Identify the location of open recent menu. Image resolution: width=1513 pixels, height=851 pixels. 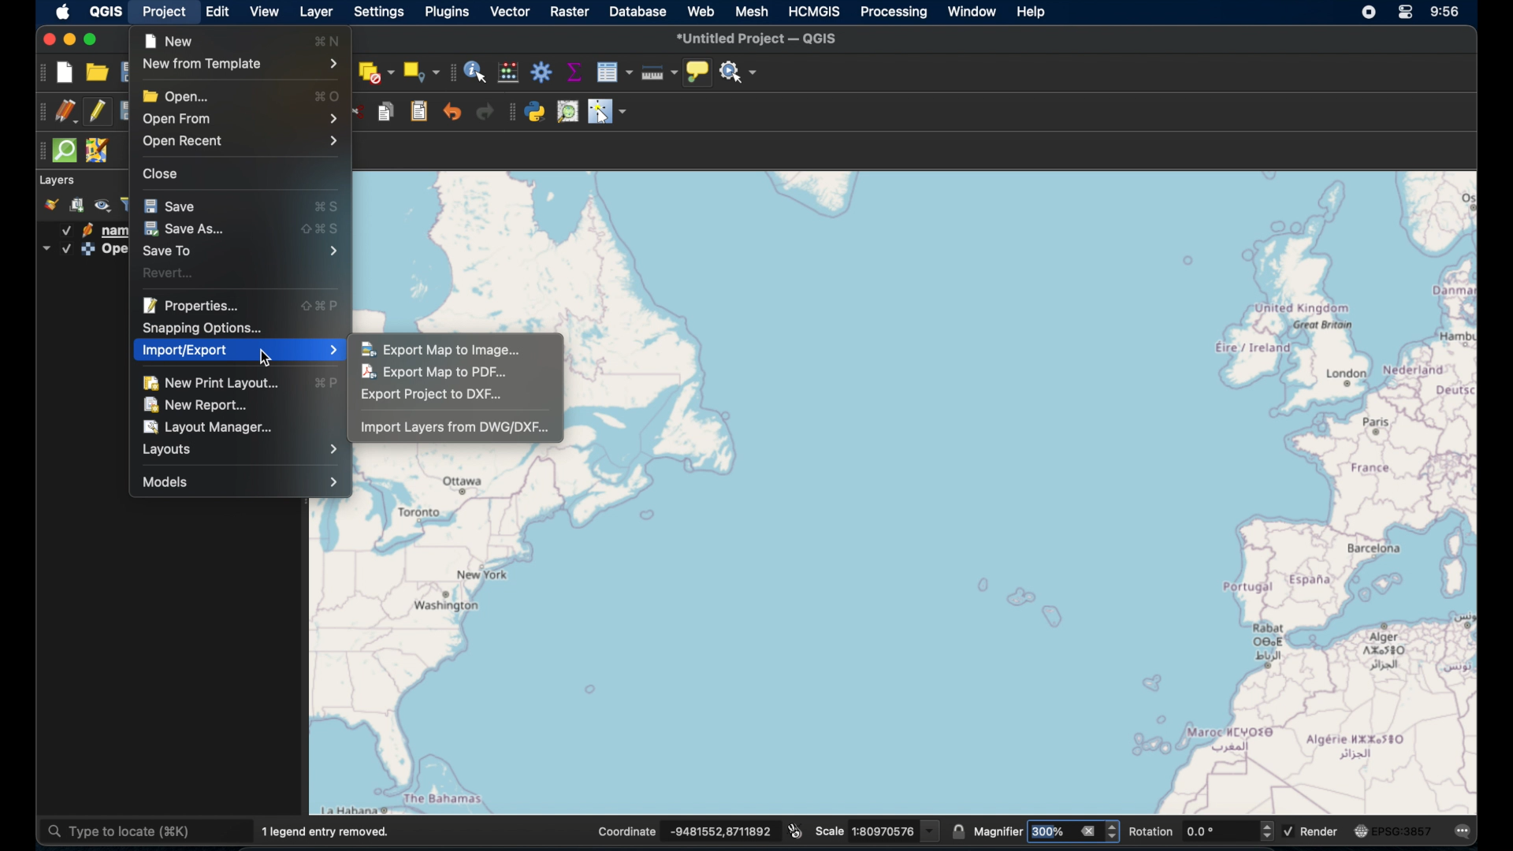
(243, 141).